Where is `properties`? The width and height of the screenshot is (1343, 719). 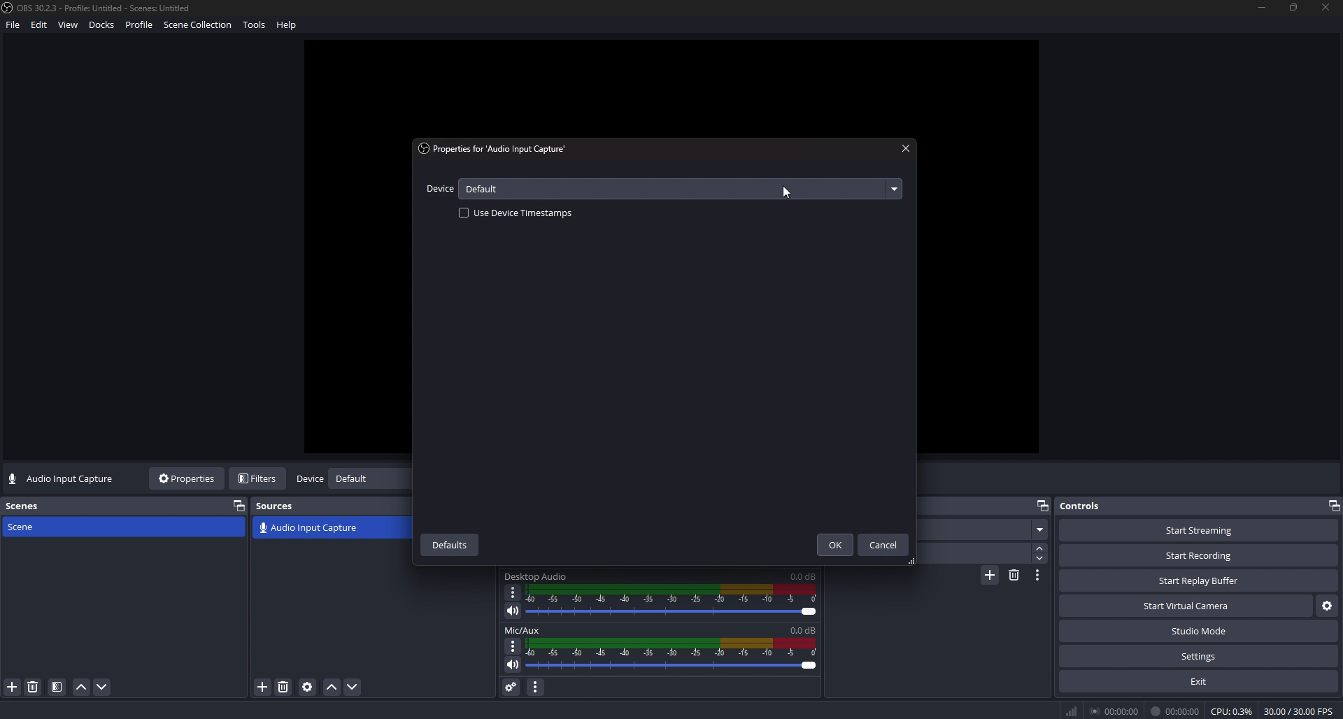 properties is located at coordinates (498, 149).